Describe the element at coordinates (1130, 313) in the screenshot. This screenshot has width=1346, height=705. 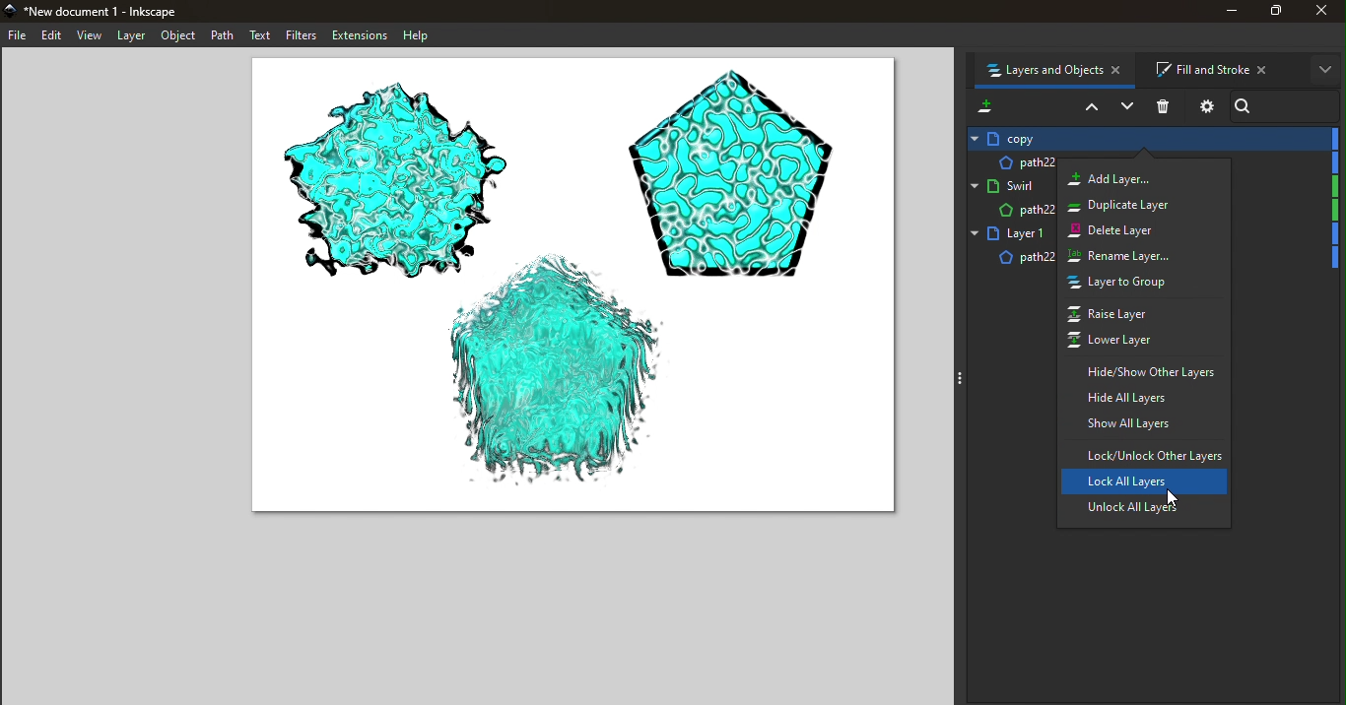
I see `Raise layer` at that location.